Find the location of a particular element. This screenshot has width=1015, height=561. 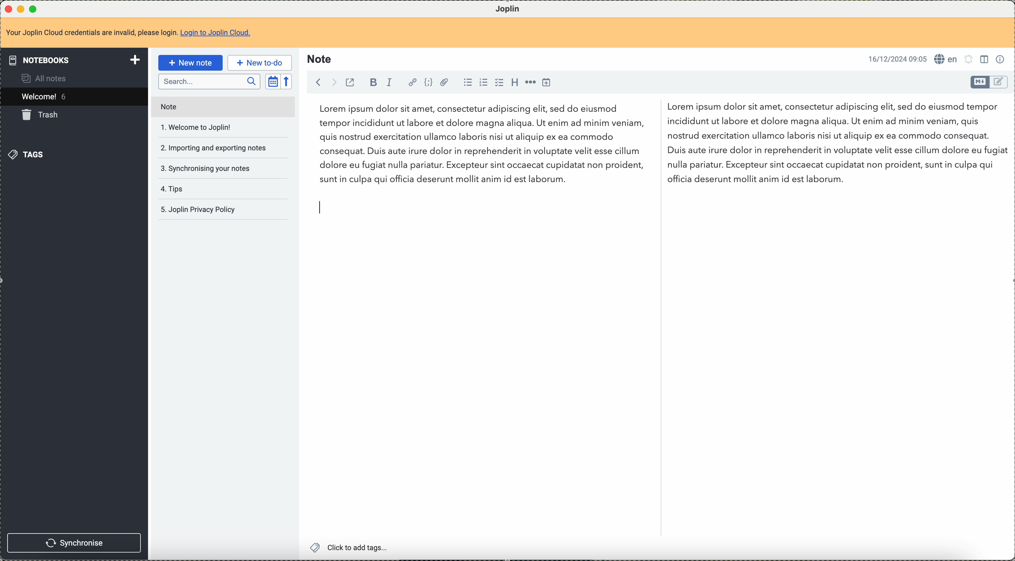

italic is located at coordinates (390, 82).